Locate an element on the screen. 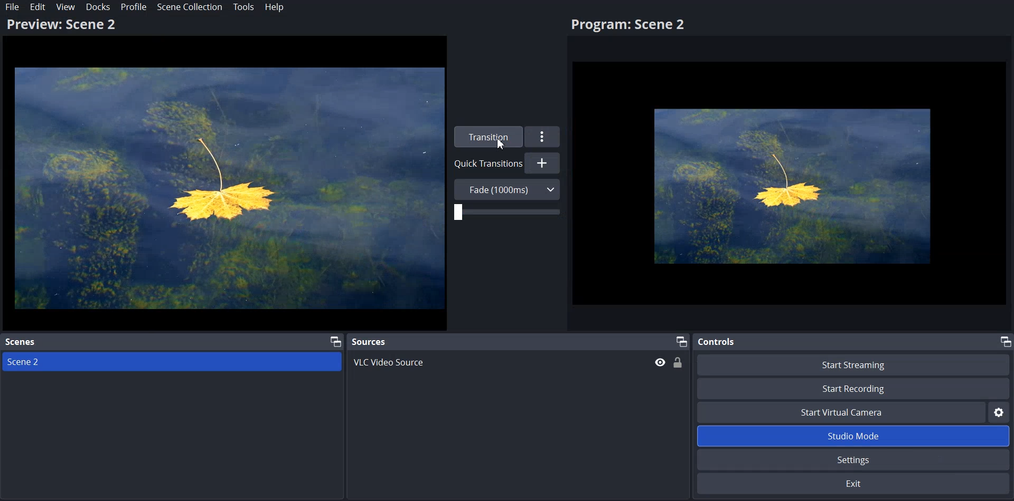 The height and width of the screenshot is (501, 1014). Preview: Scene 2 is located at coordinates (67, 26).